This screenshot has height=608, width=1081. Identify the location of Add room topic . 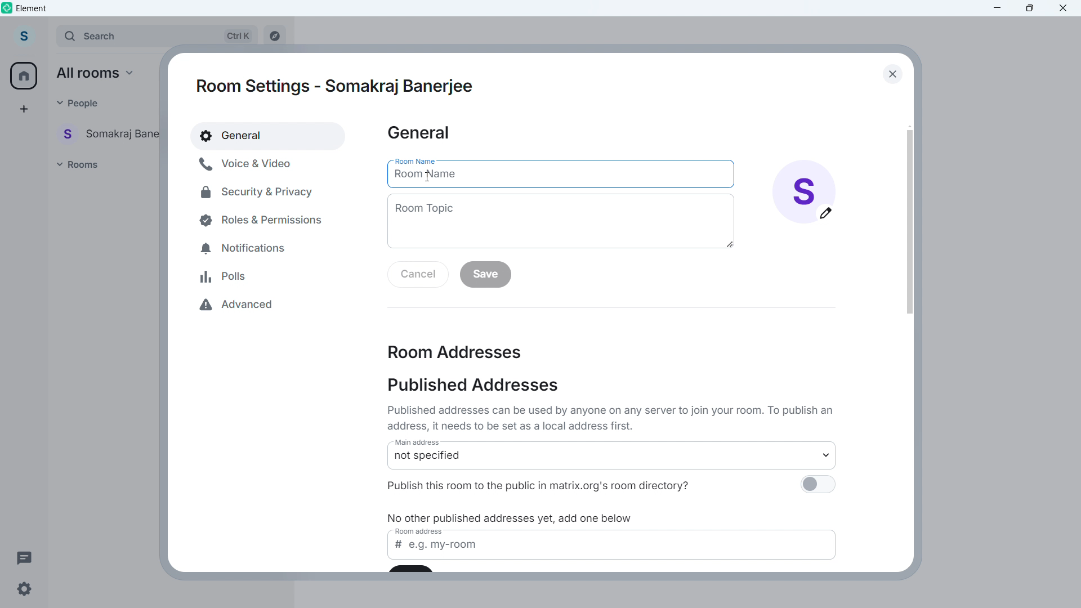
(560, 221).